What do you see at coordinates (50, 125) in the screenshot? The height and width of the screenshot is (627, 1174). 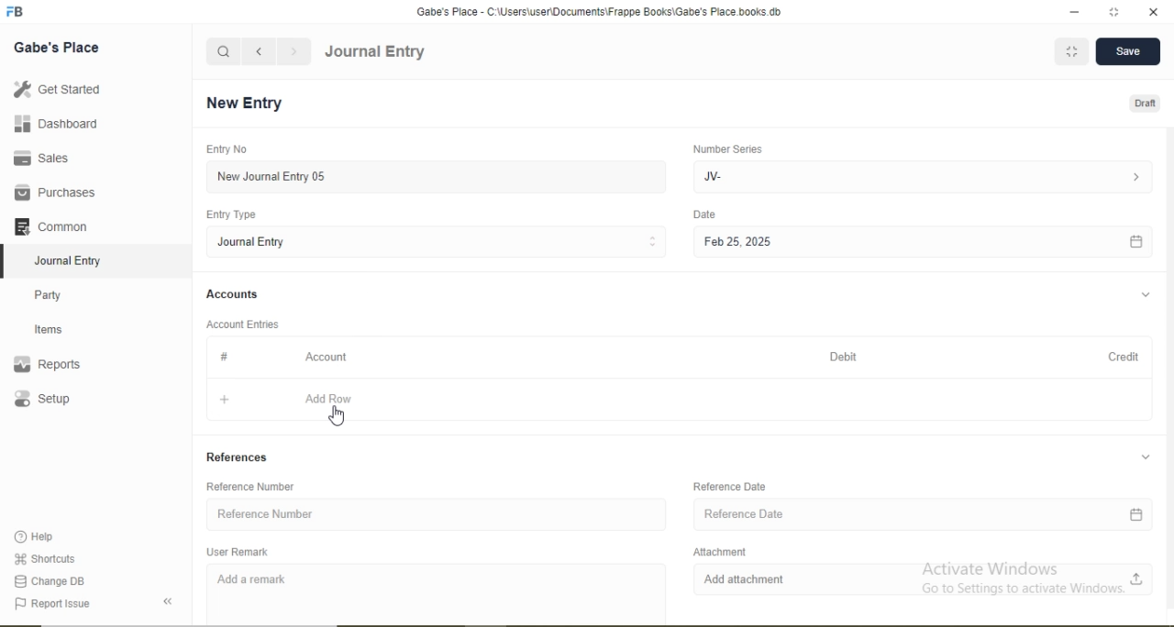 I see `Dashboard` at bounding box center [50, 125].